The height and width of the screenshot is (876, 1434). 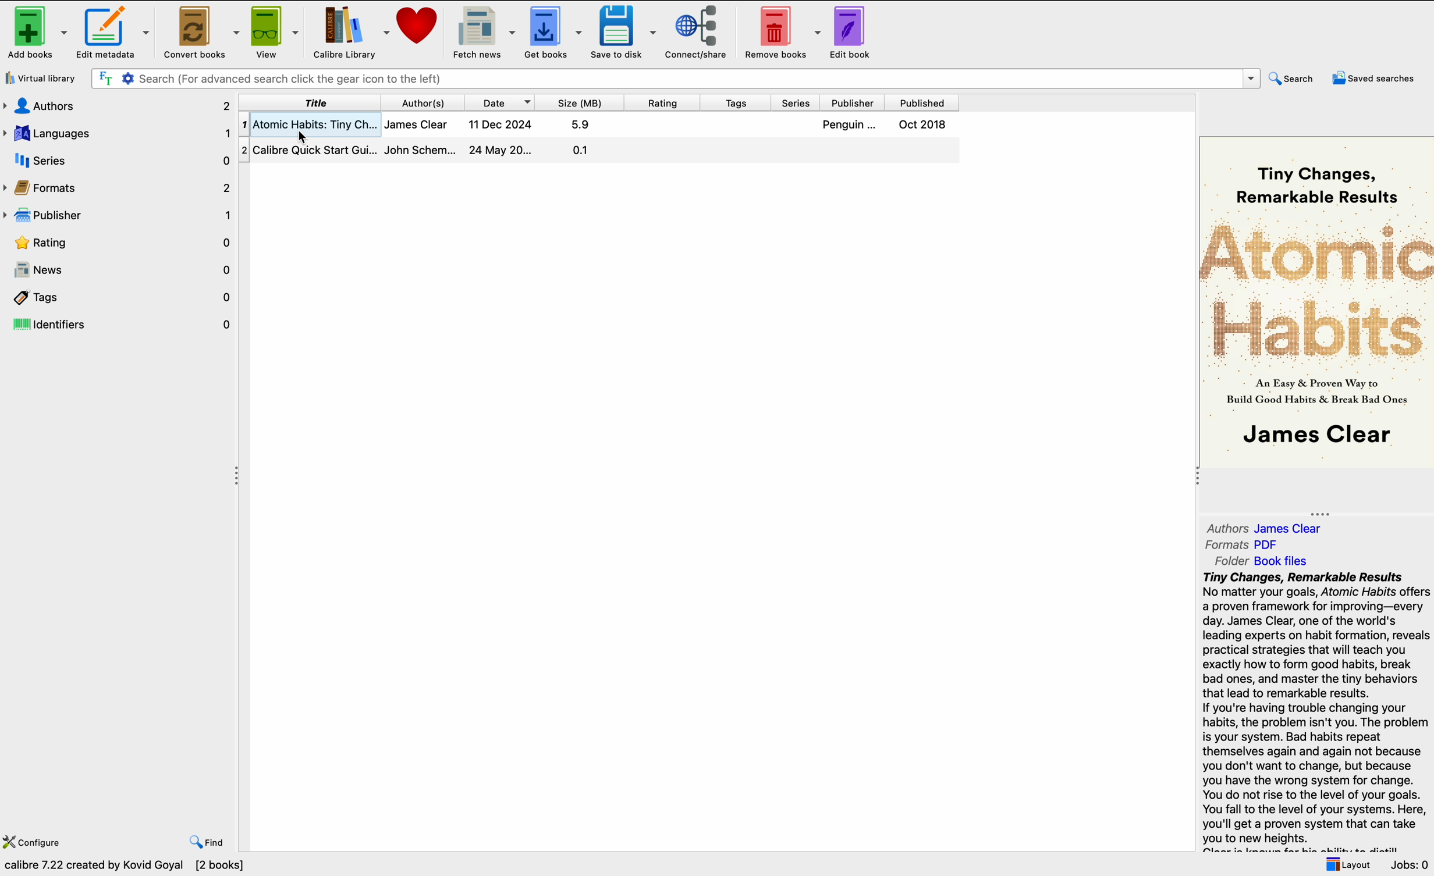 What do you see at coordinates (1376, 77) in the screenshot?
I see `saved searches` at bounding box center [1376, 77].